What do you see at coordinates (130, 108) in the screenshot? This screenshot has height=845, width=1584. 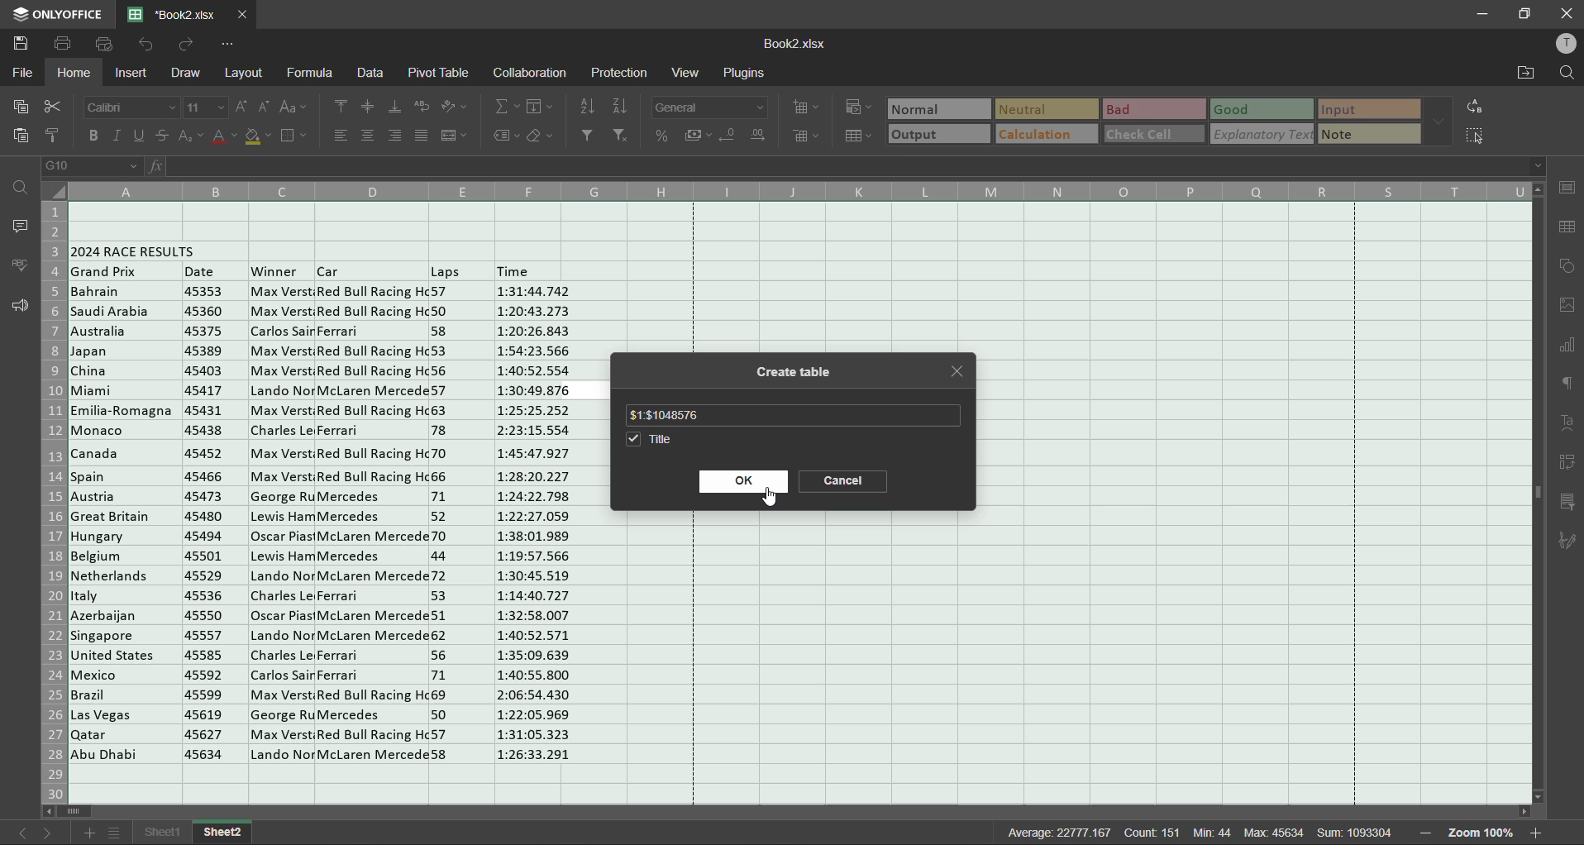 I see `font style` at bounding box center [130, 108].